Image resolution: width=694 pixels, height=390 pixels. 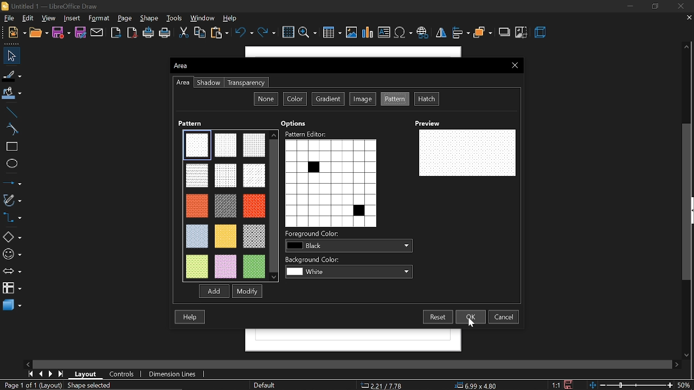 What do you see at coordinates (54, 5) in the screenshot?
I see `Title` at bounding box center [54, 5].